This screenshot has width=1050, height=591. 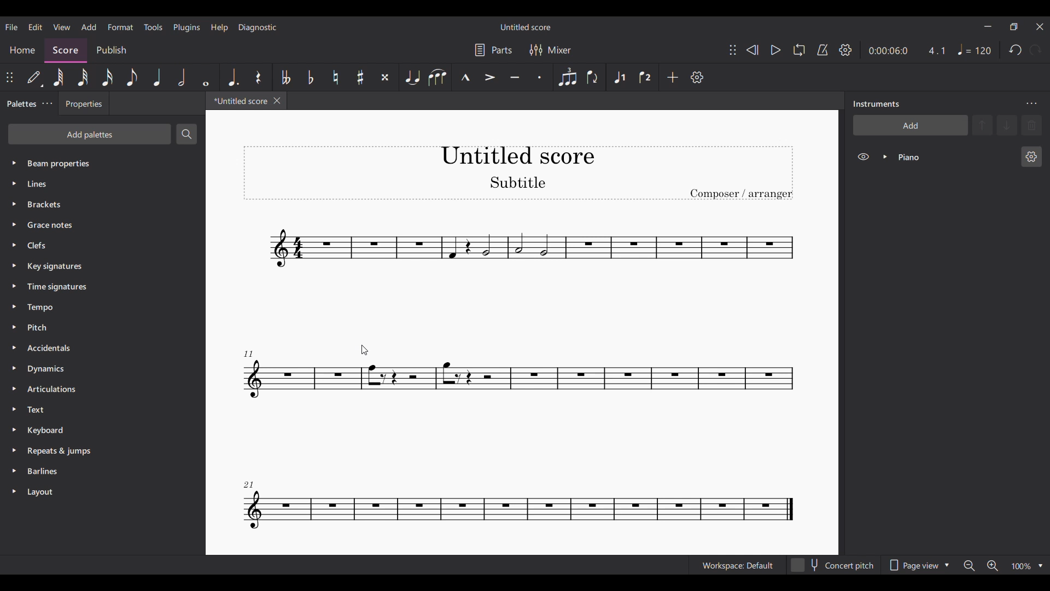 What do you see at coordinates (258, 77) in the screenshot?
I see `Rest` at bounding box center [258, 77].